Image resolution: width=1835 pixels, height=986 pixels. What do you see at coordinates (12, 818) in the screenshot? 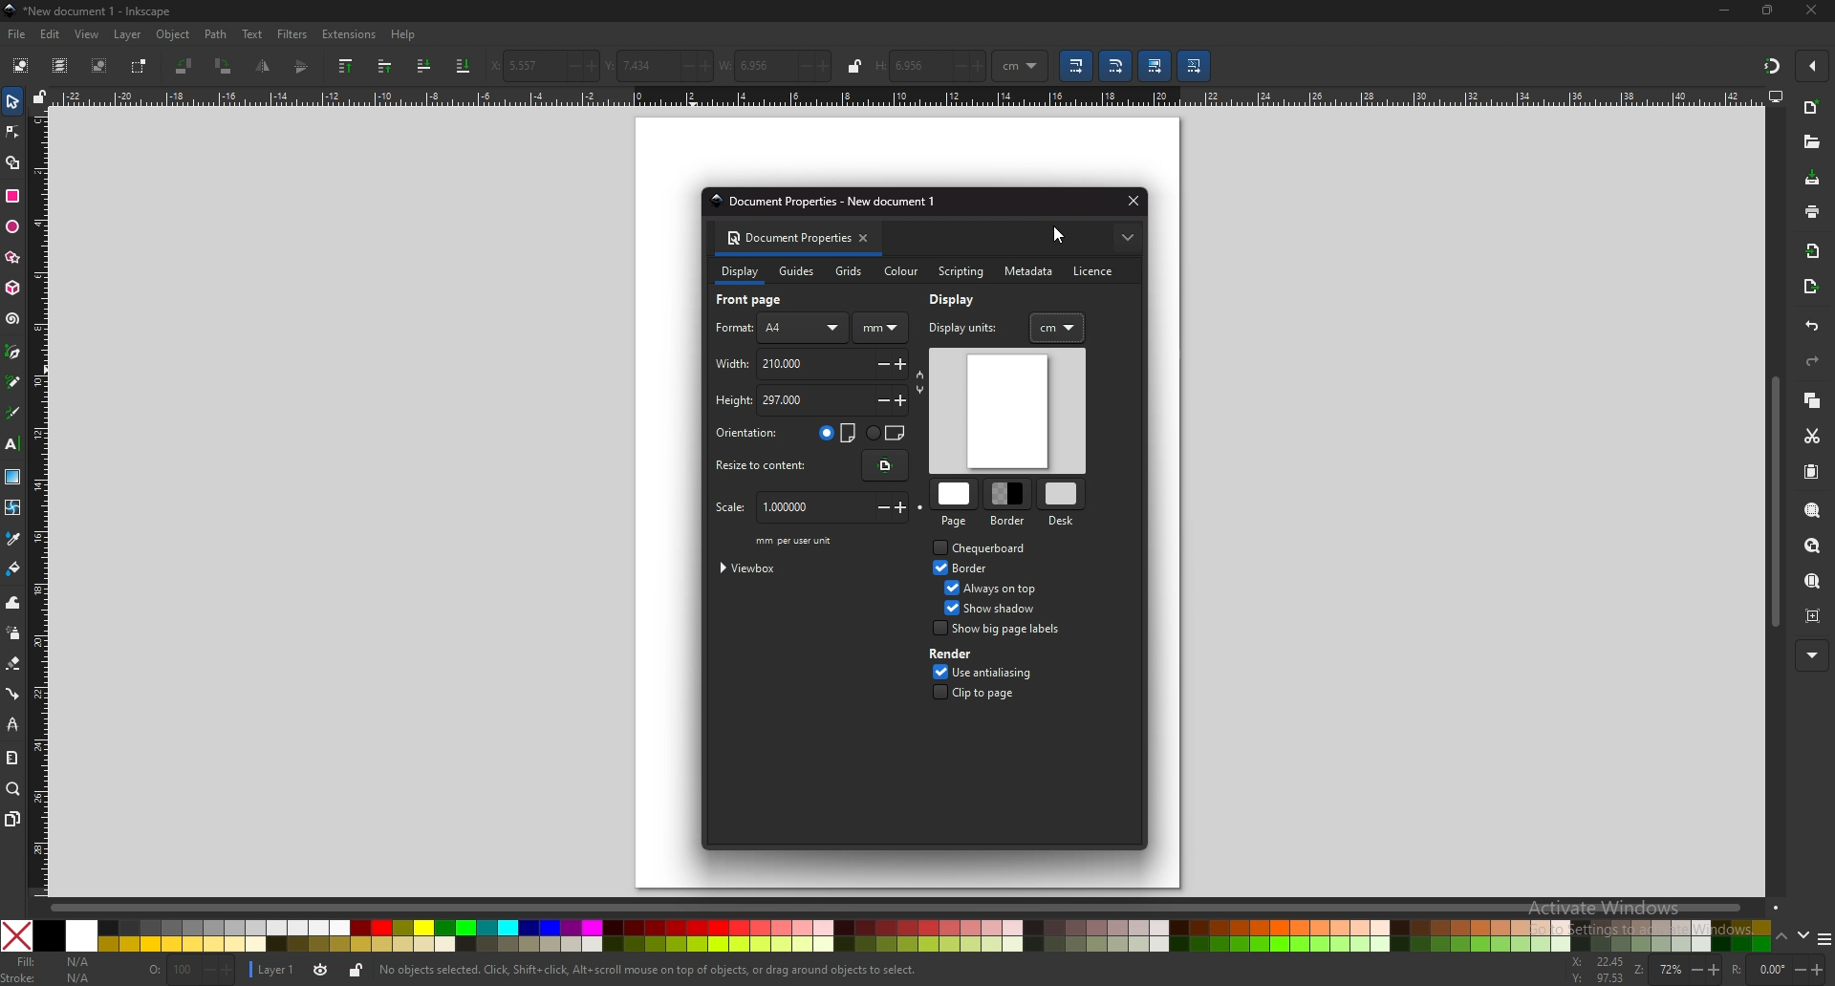
I see `pages` at bounding box center [12, 818].